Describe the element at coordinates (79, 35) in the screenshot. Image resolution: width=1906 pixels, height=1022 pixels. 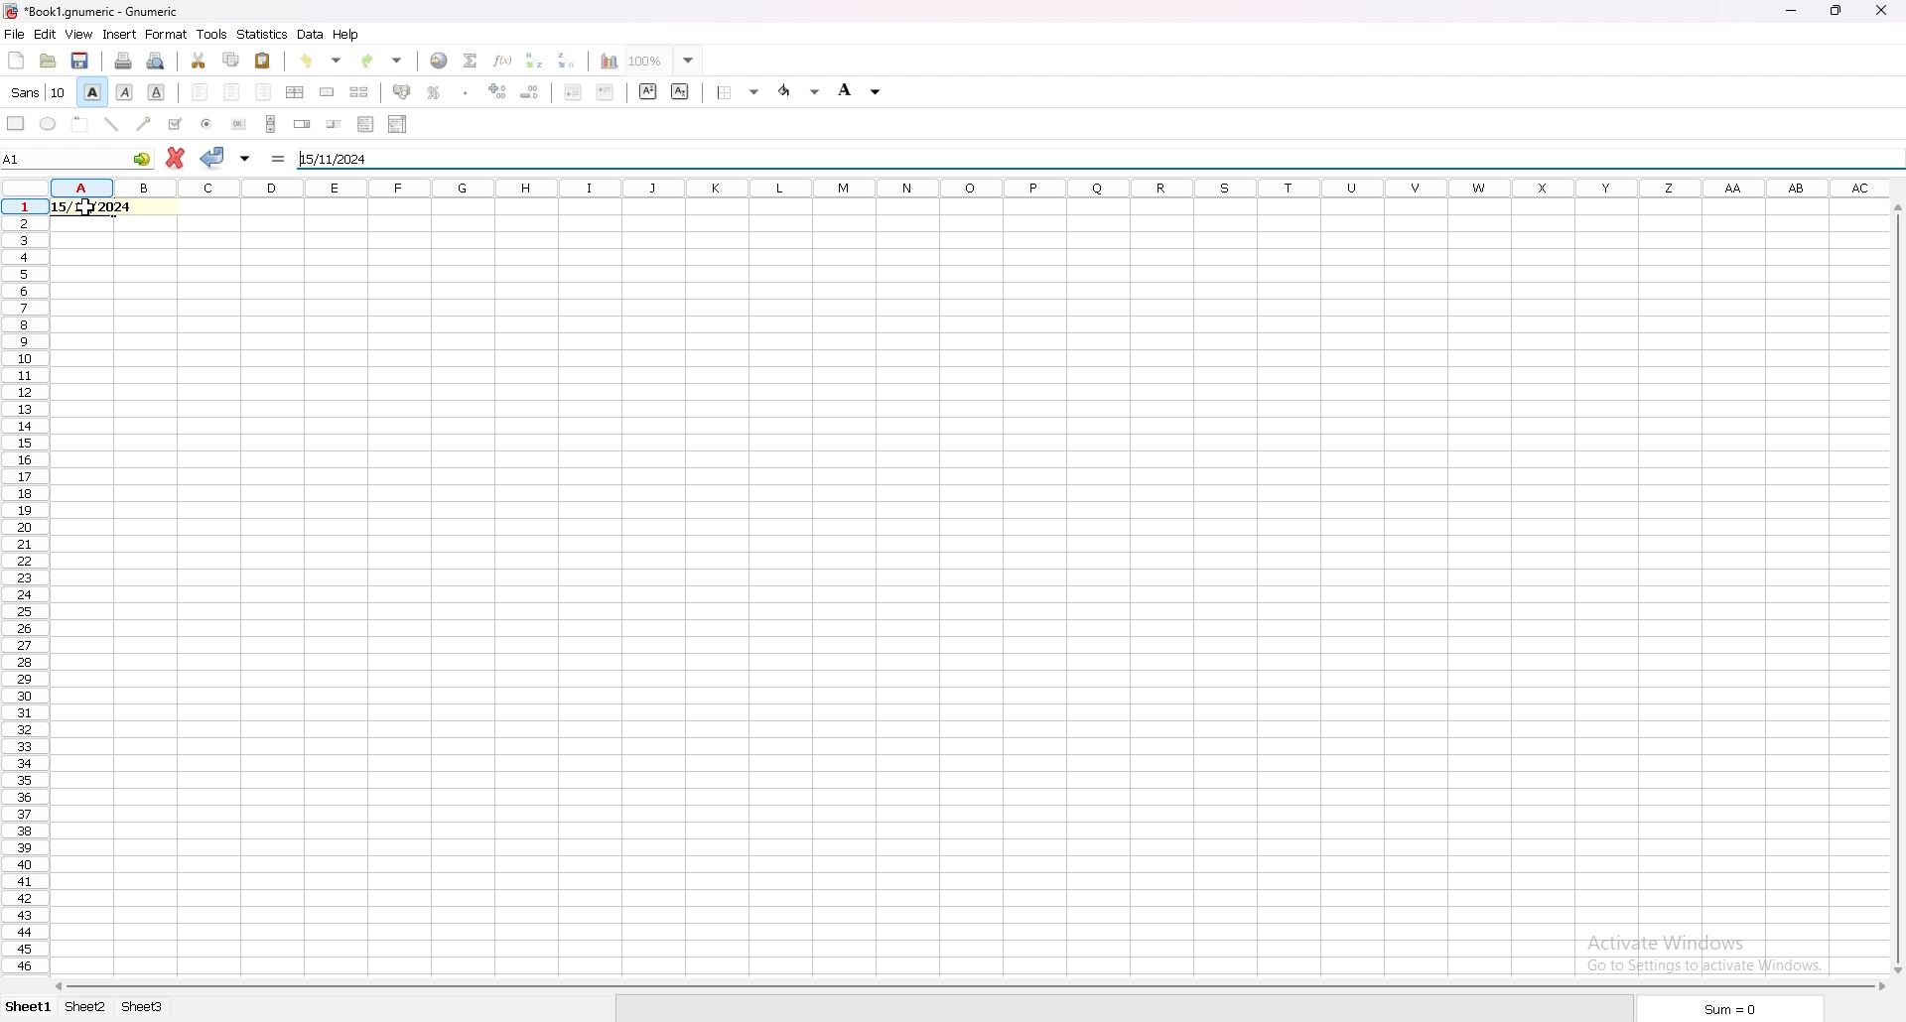
I see `view` at that location.